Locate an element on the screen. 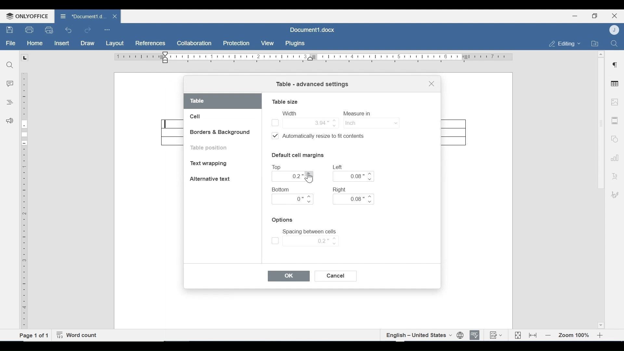 The image size is (624, 351). Scroll up is located at coordinates (601, 54).